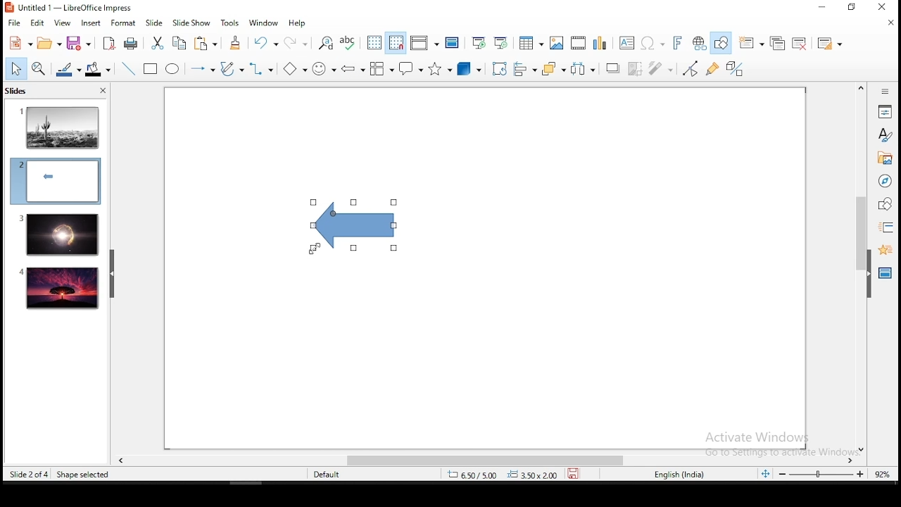 The width and height of the screenshot is (901, 507). Describe the element at coordinates (479, 461) in the screenshot. I see `scroll bar` at that location.